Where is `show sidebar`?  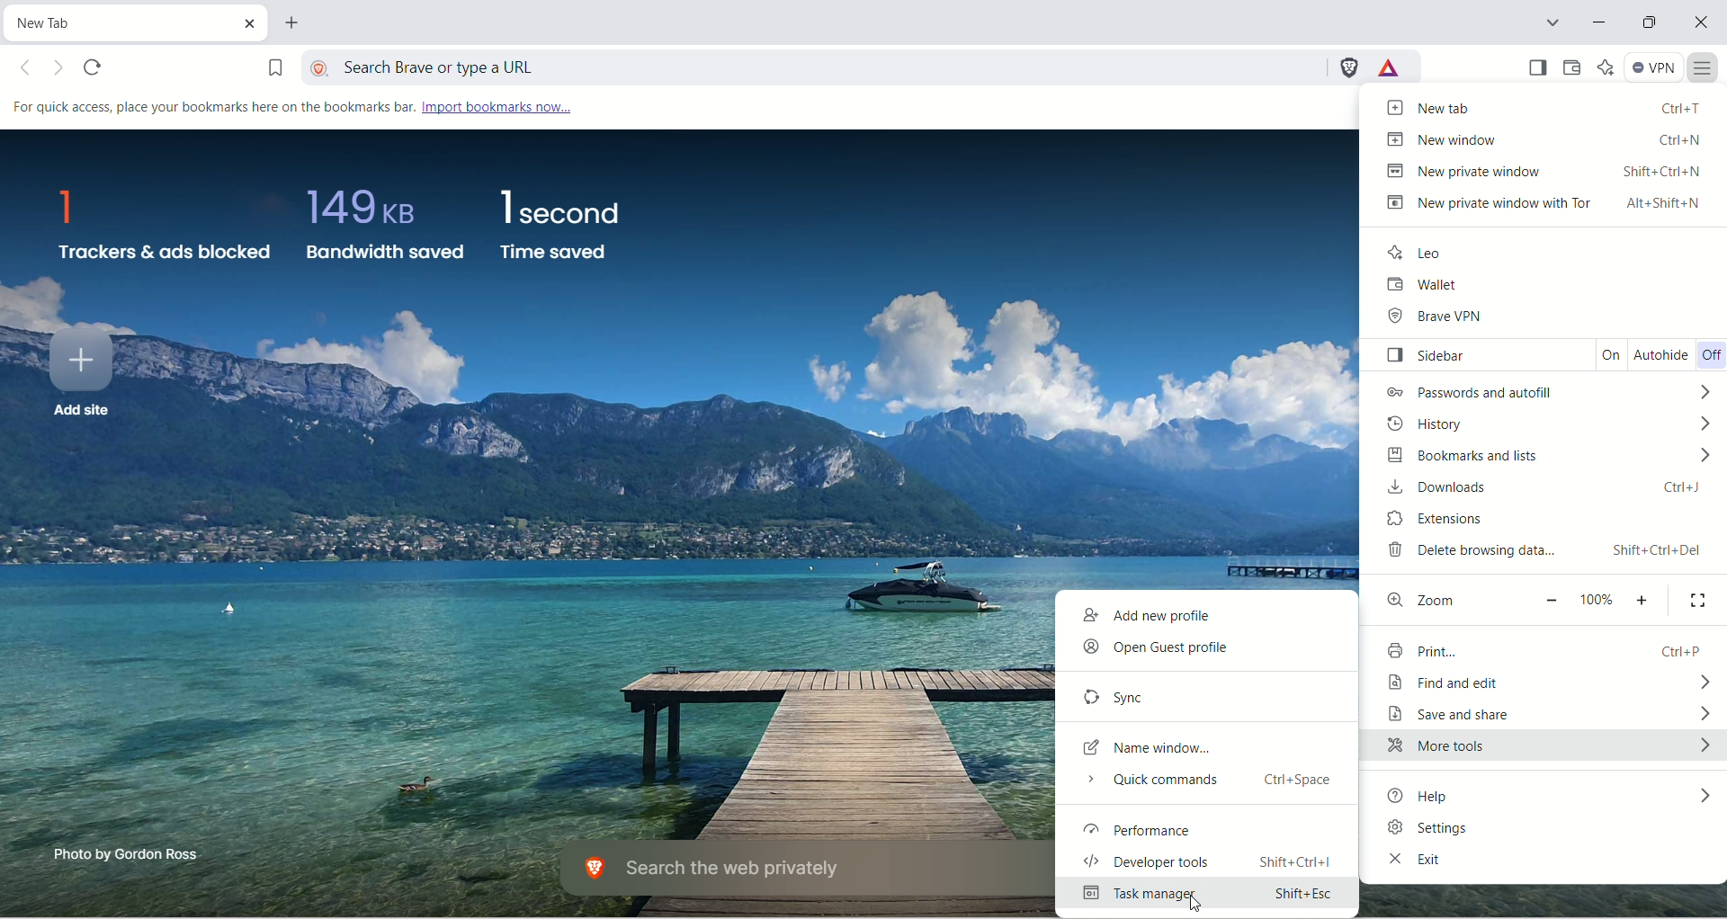
show sidebar is located at coordinates (1539, 67).